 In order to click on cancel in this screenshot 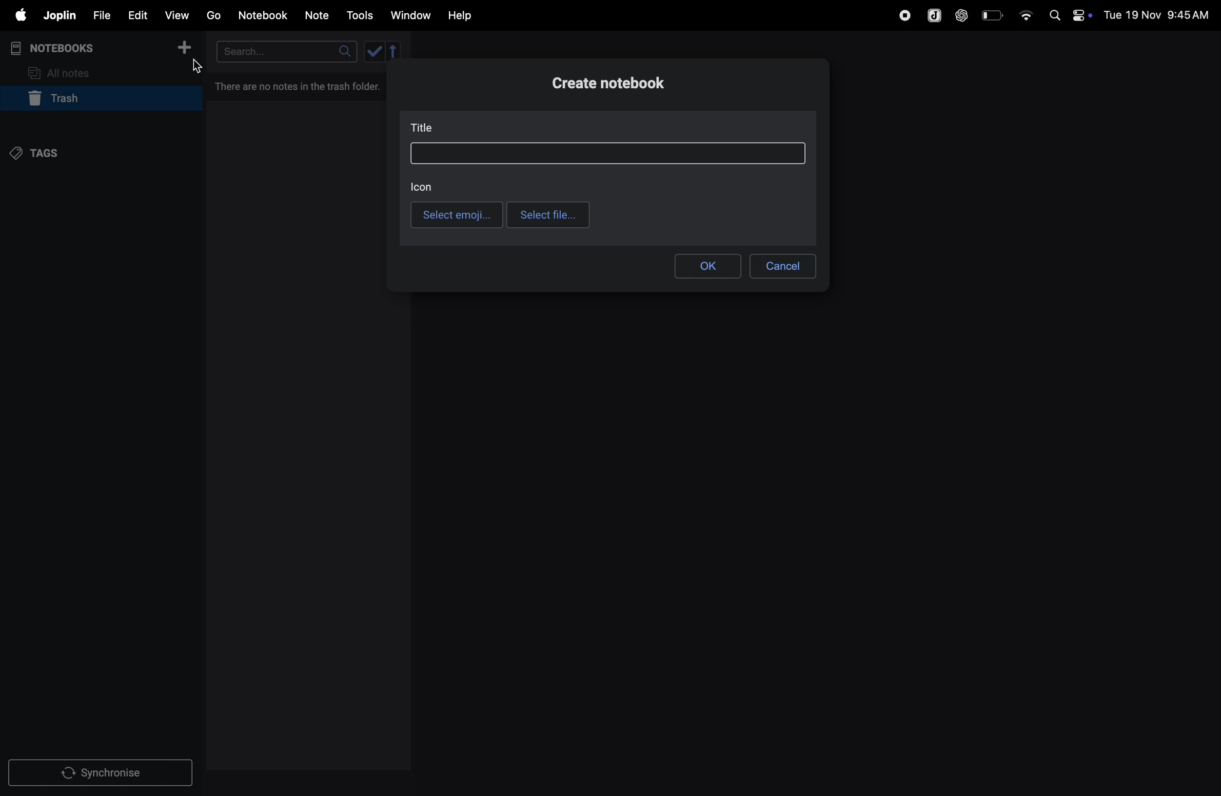, I will do `click(782, 264)`.